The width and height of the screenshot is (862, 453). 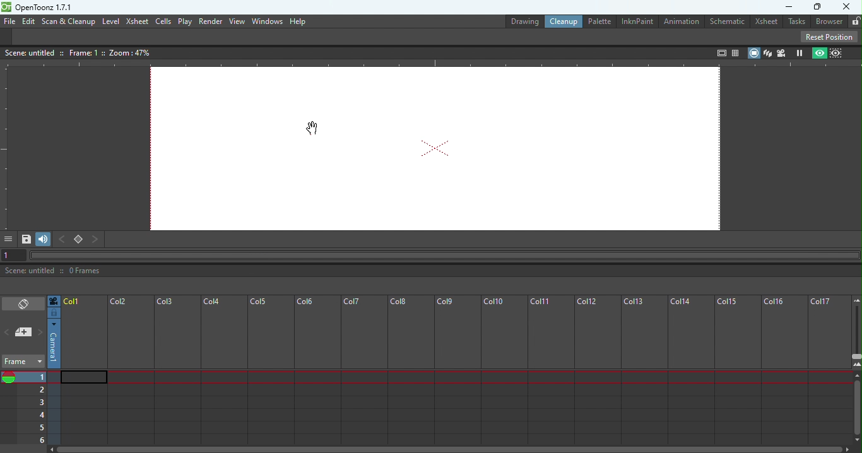 I want to click on Camera stand view, so click(x=753, y=52).